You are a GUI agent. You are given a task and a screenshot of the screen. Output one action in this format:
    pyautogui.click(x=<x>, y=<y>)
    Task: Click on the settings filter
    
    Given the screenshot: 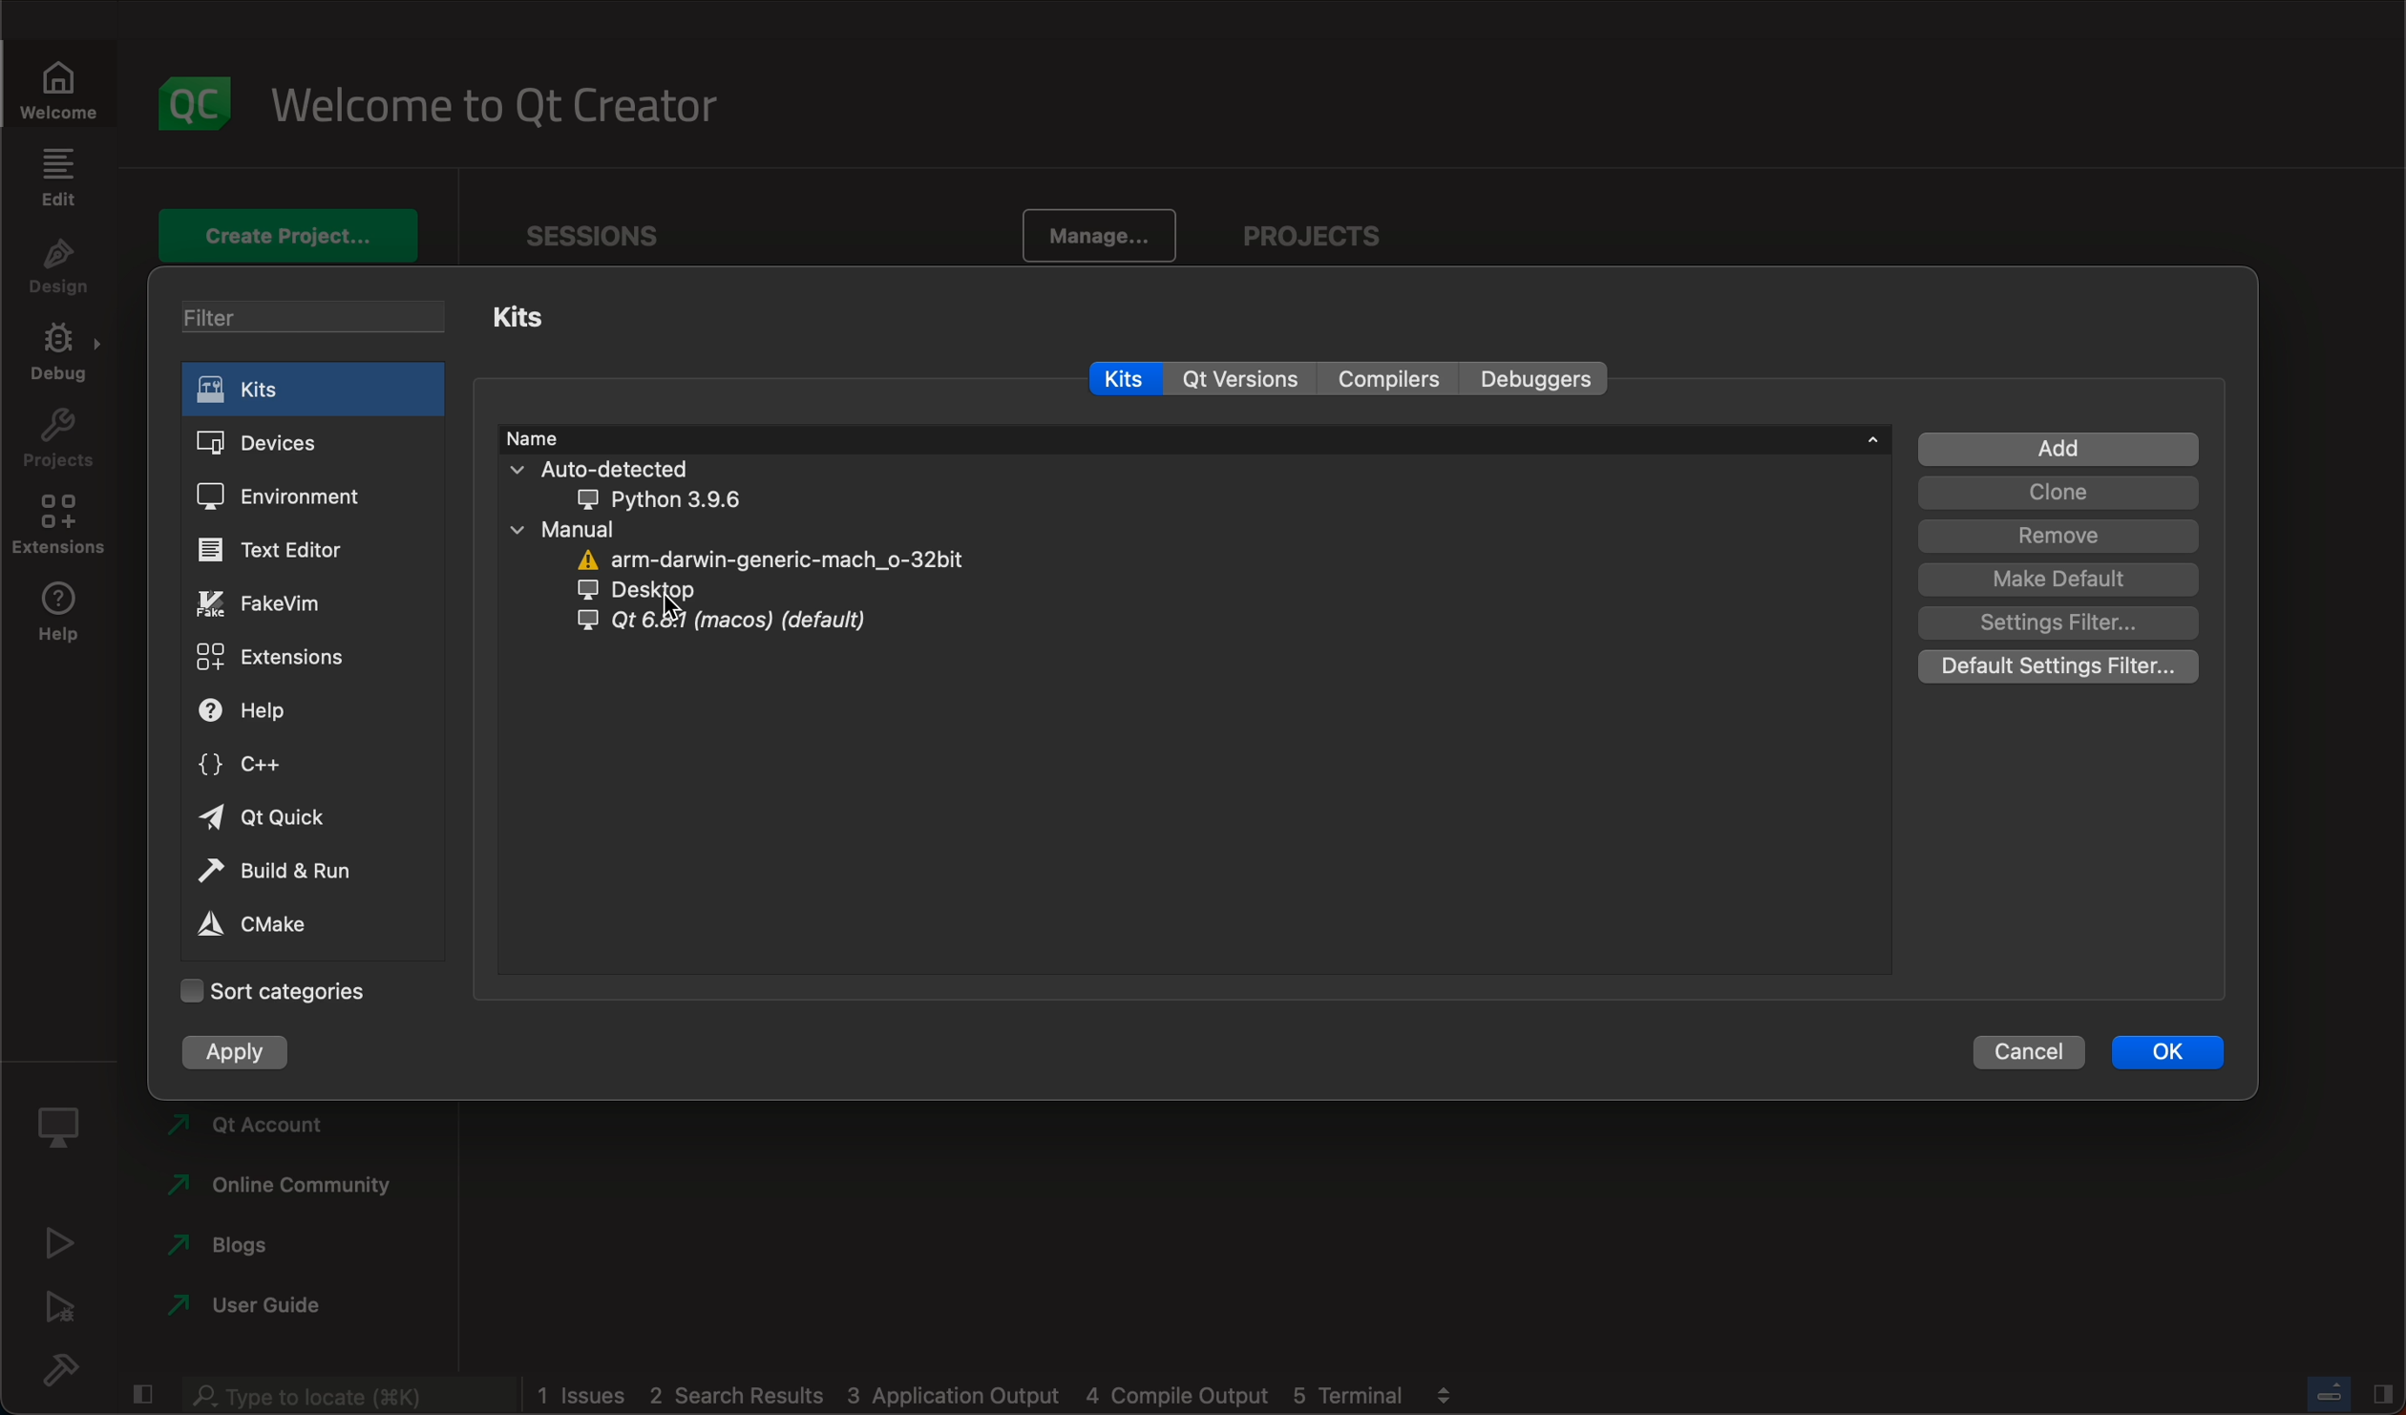 What is the action you would take?
    pyautogui.click(x=2059, y=623)
    